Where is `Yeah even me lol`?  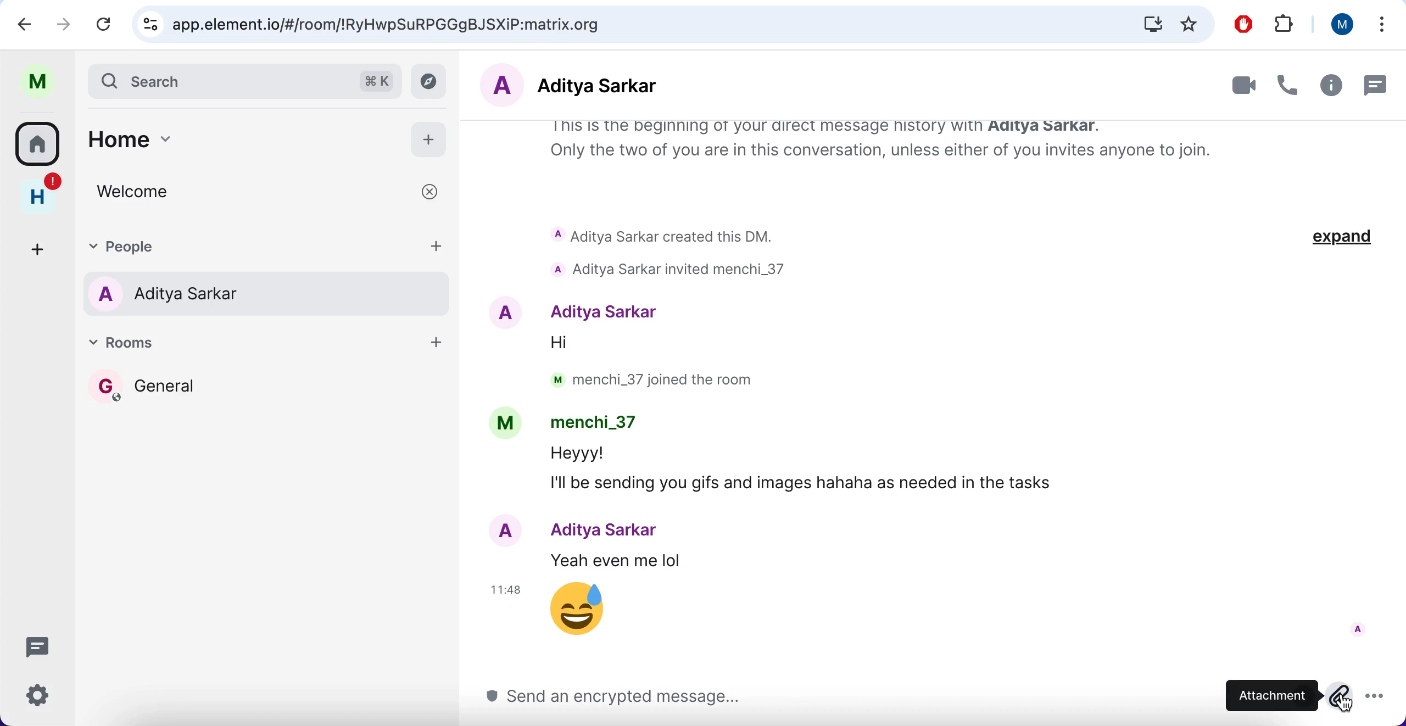 Yeah even me lol is located at coordinates (613, 559).